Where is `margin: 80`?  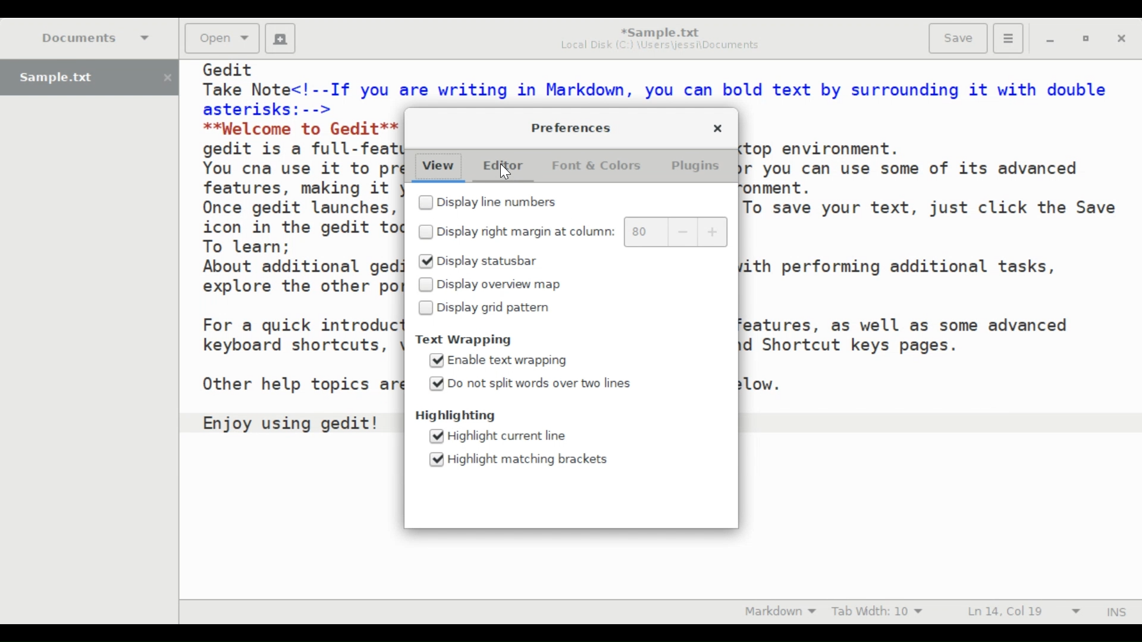 margin: 80 is located at coordinates (644, 232).